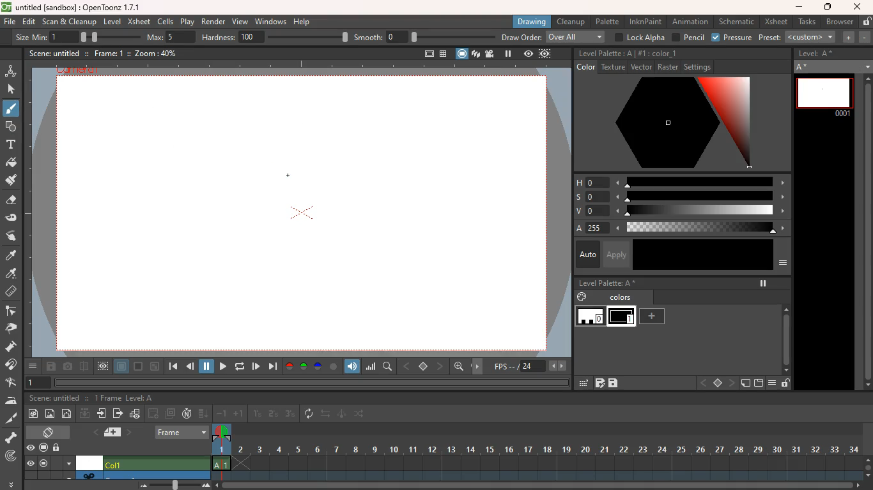 The image size is (873, 490). Describe the element at coordinates (732, 38) in the screenshot. I see `pressure` at that location.